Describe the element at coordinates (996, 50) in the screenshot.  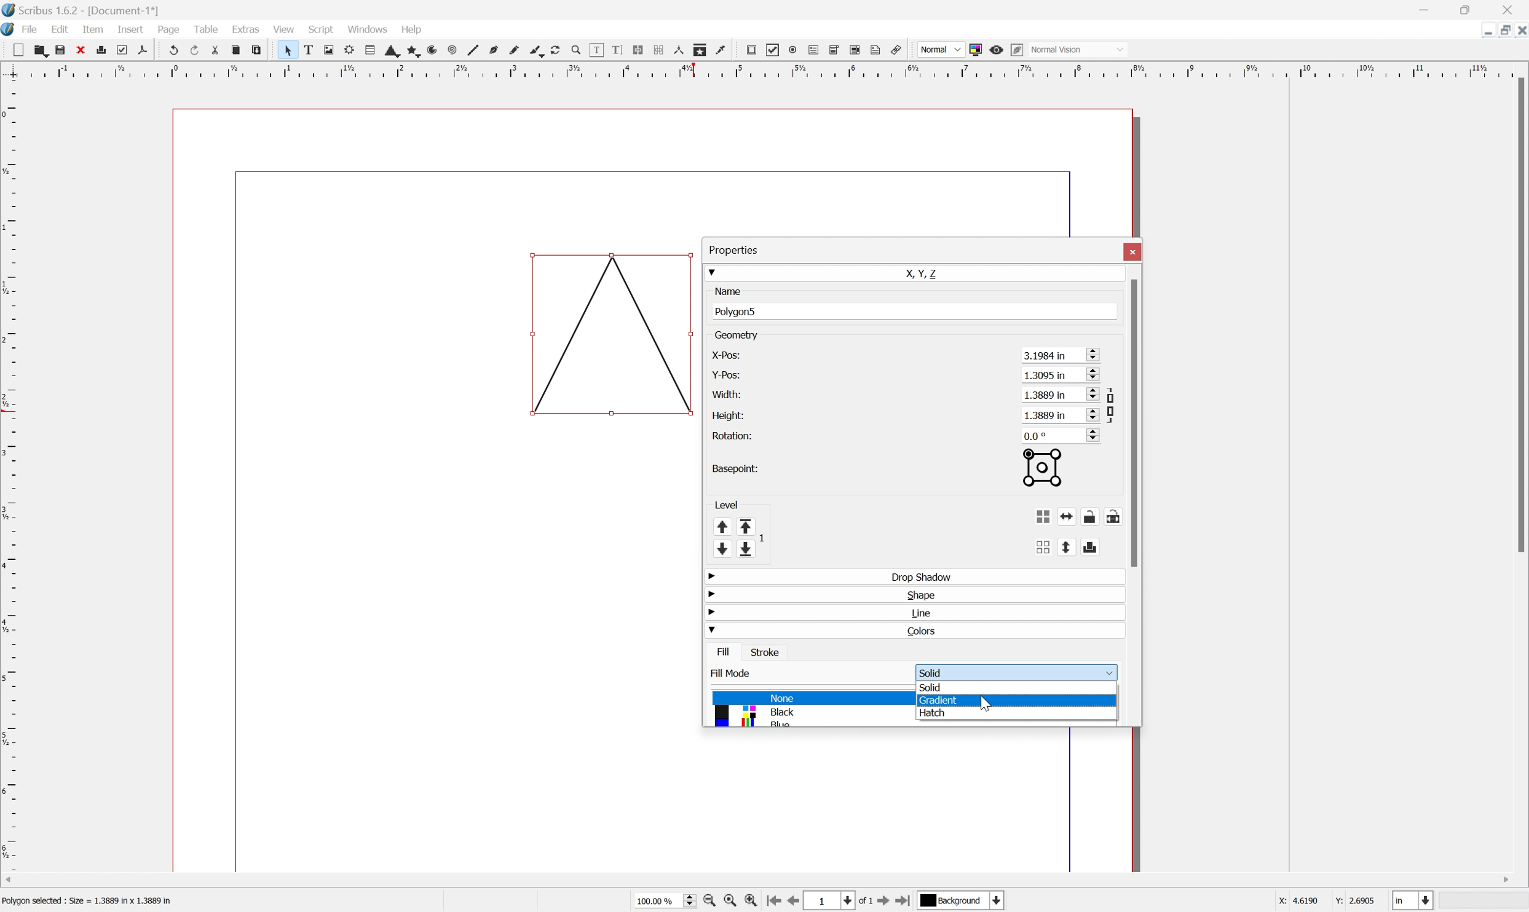
I see `Preview mode` at that location.